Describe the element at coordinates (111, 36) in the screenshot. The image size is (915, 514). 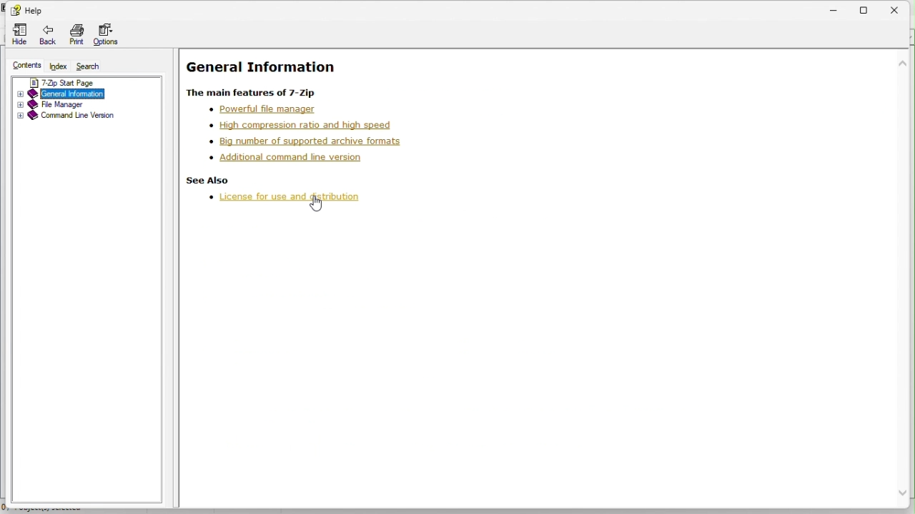
I see `Options` at that location.